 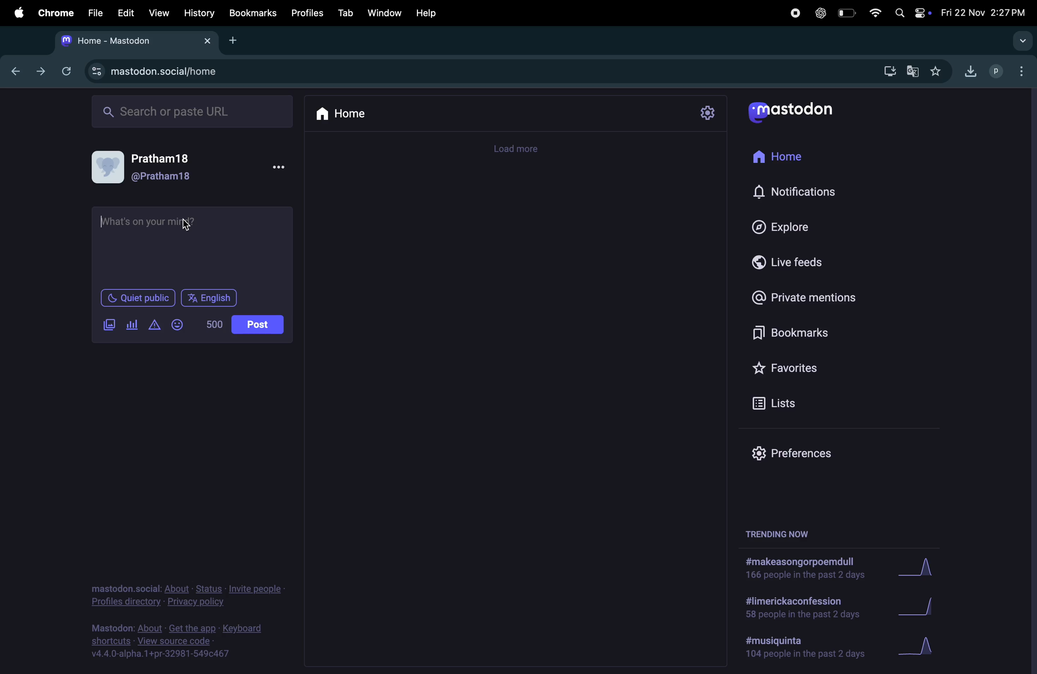 What do you see at coordinates (110, 323) in the screenshot?
I see `image` at bounding box center [110, 323].